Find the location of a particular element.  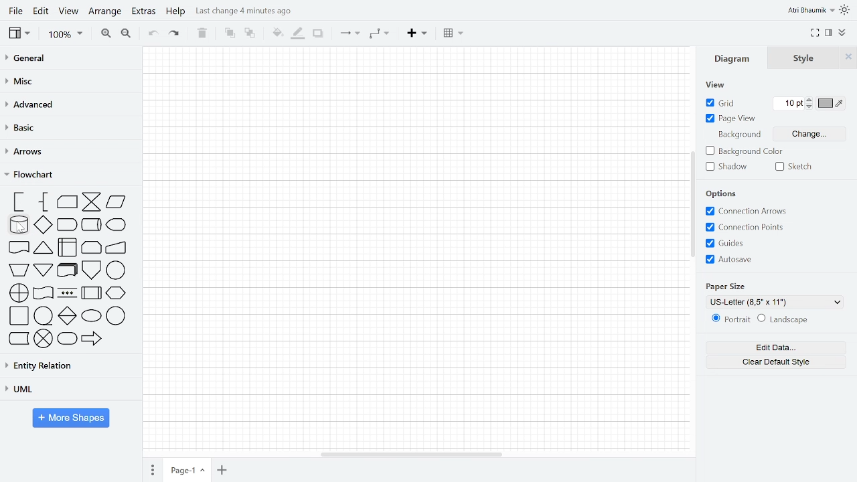

Delete is located at coordinates (203, 34).